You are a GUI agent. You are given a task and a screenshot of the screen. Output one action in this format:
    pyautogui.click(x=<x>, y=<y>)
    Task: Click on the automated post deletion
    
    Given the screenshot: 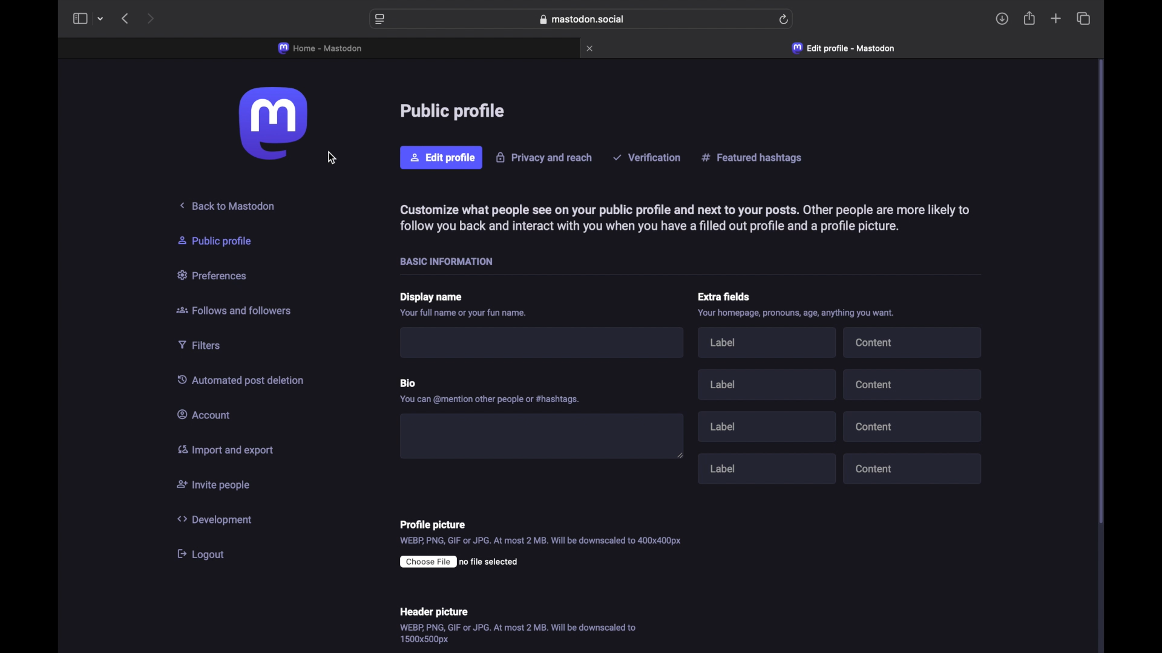 What is the action you would take?
    pyautogui.click(x=240, y=381)
    